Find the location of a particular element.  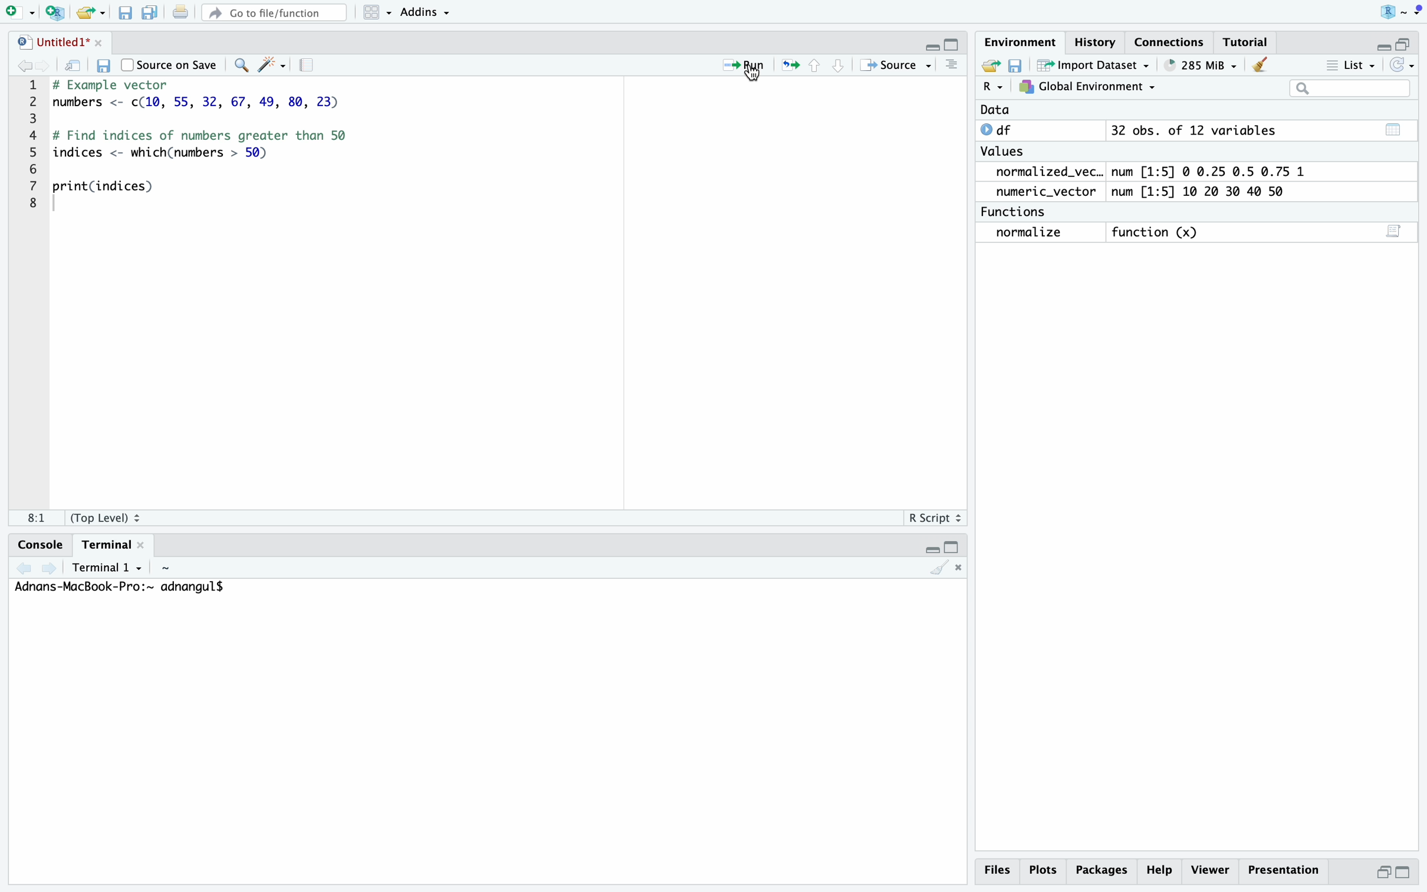

Environment is located at coordinates (1019, 43).